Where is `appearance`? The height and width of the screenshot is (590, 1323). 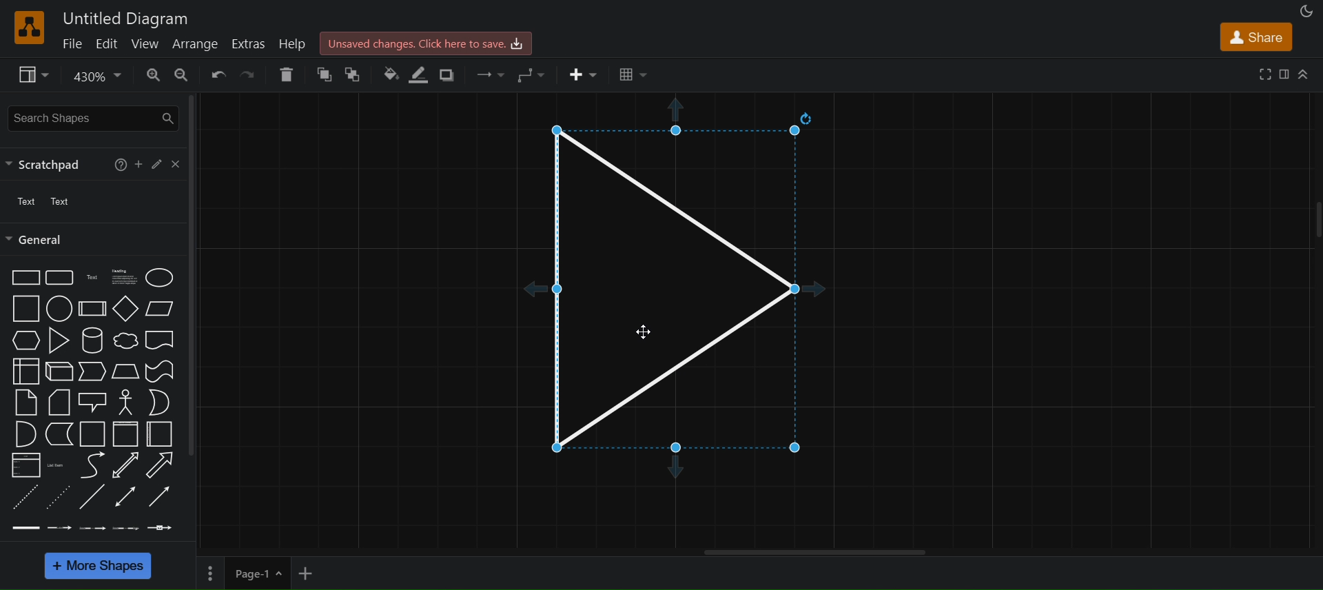 appearance is located at coordinates (1304, 10).